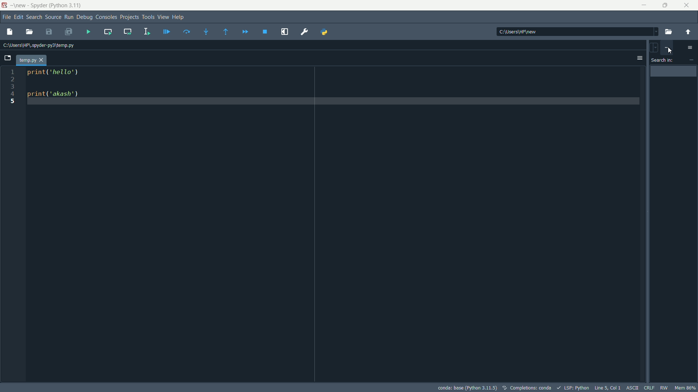 Image resolution: width=698 pixels, height=392 pixels. I want to click on save file, so click(50, 32).